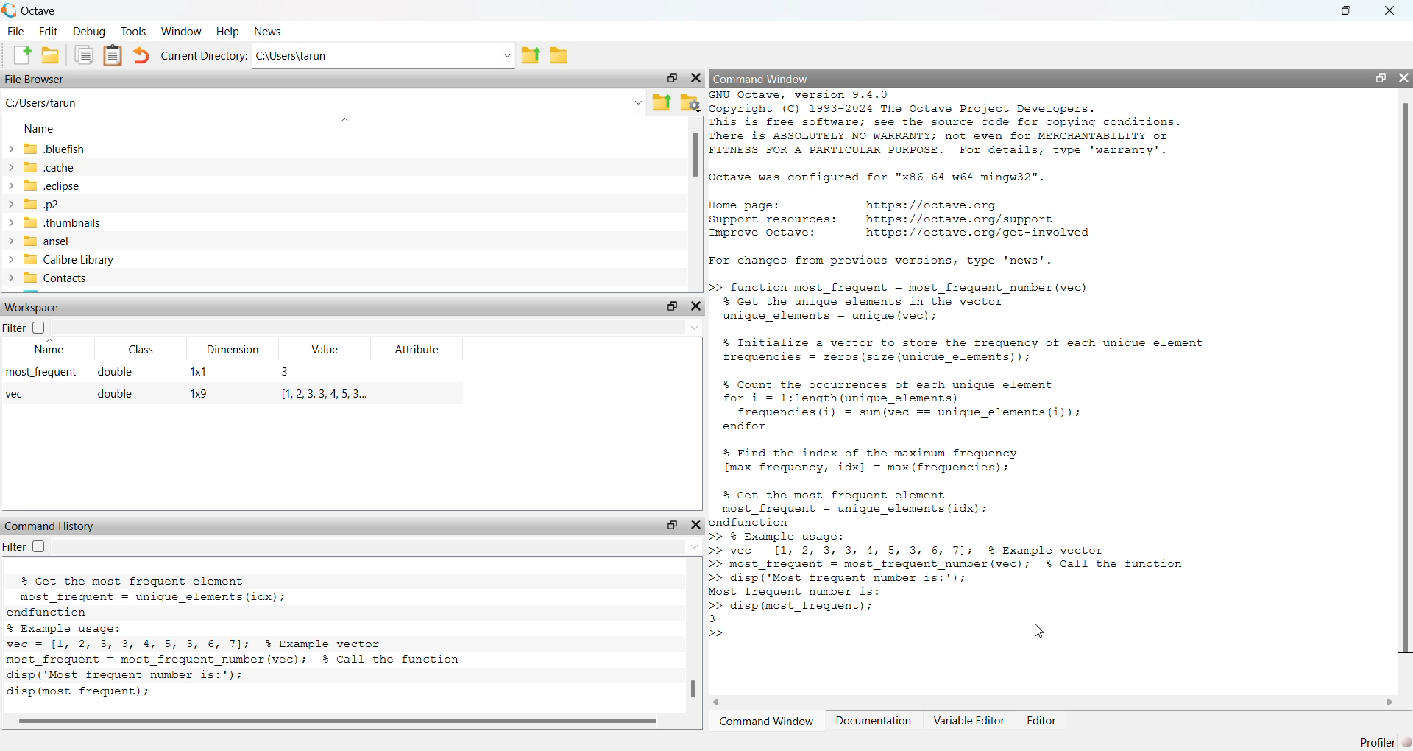 This screenshot has height=751, width=1413. What do you see at coordinates (695, 307) in the screenshot?
I see `Hide Widget` at bounding box center [695, 307].